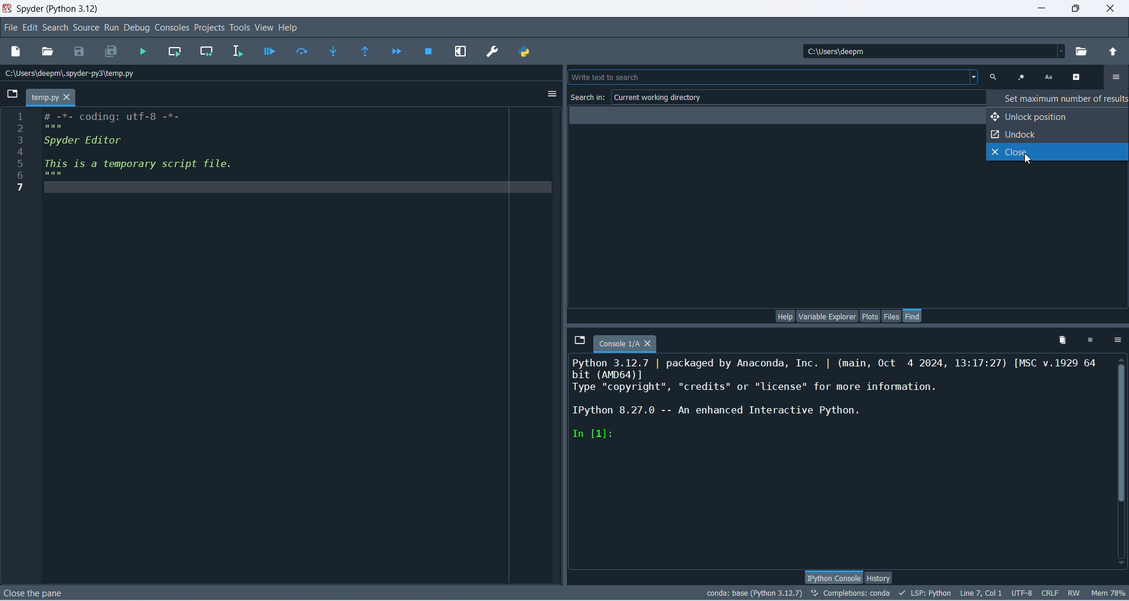 The image size is (1129, 601). What do you see at coordinates (833, 576) in the screenshot?
I see `IPython console` at bounding box center [833, 576].